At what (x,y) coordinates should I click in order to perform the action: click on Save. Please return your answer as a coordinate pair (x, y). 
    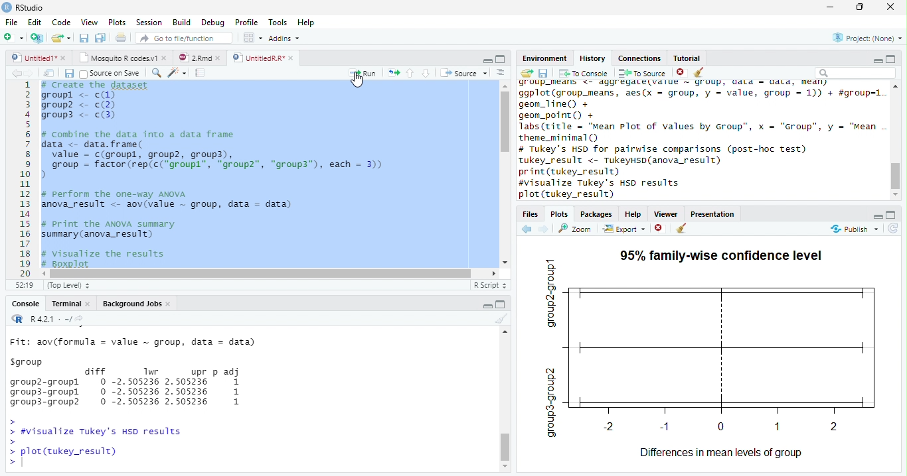
    Looking at the image, I should click on (85, 38).